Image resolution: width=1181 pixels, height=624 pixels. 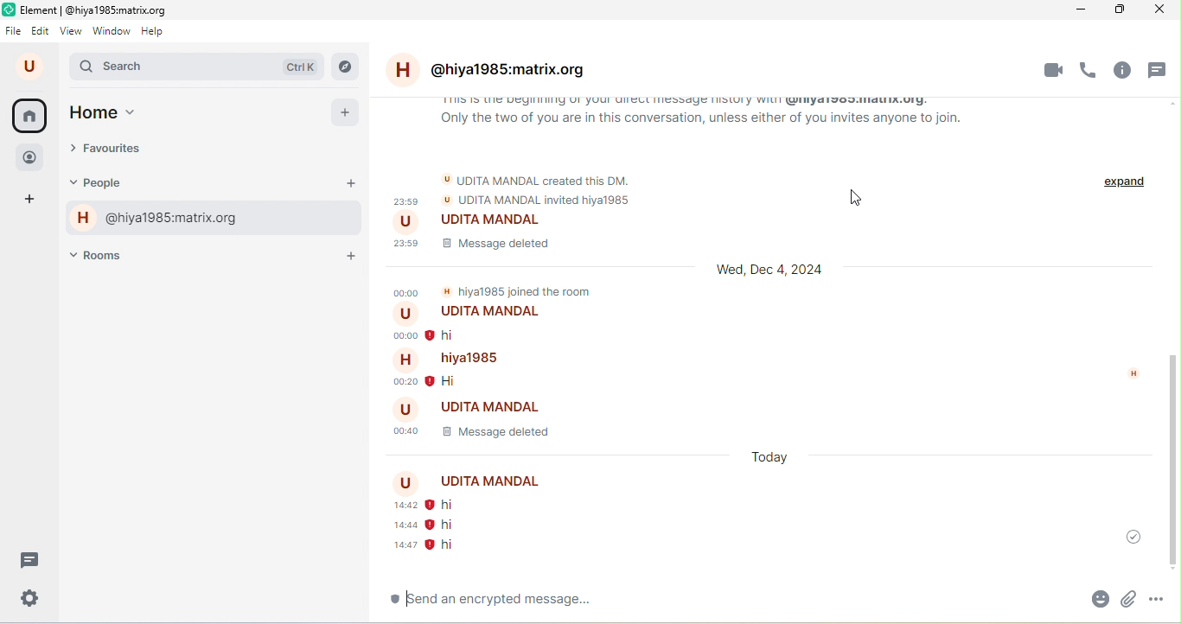 I want to click on vertical scroll bar, so click(x=1171, y=460).